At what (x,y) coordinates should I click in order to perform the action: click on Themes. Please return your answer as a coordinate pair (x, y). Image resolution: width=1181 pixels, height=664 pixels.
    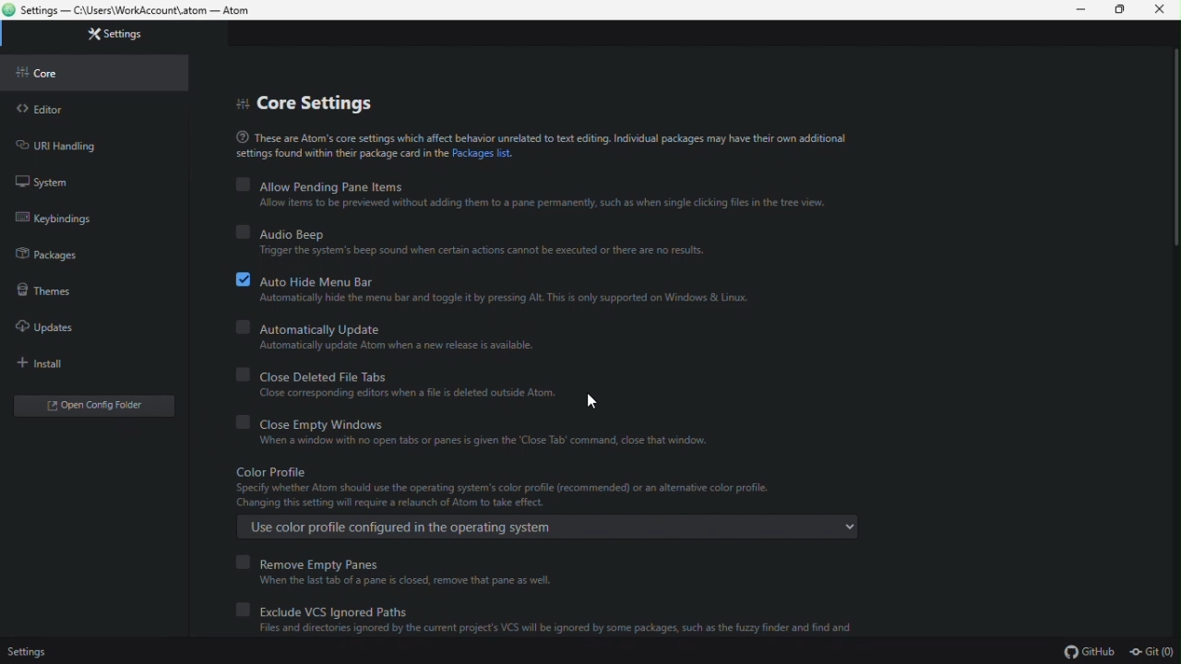
    Looking at the image, I should click on (47, 289).